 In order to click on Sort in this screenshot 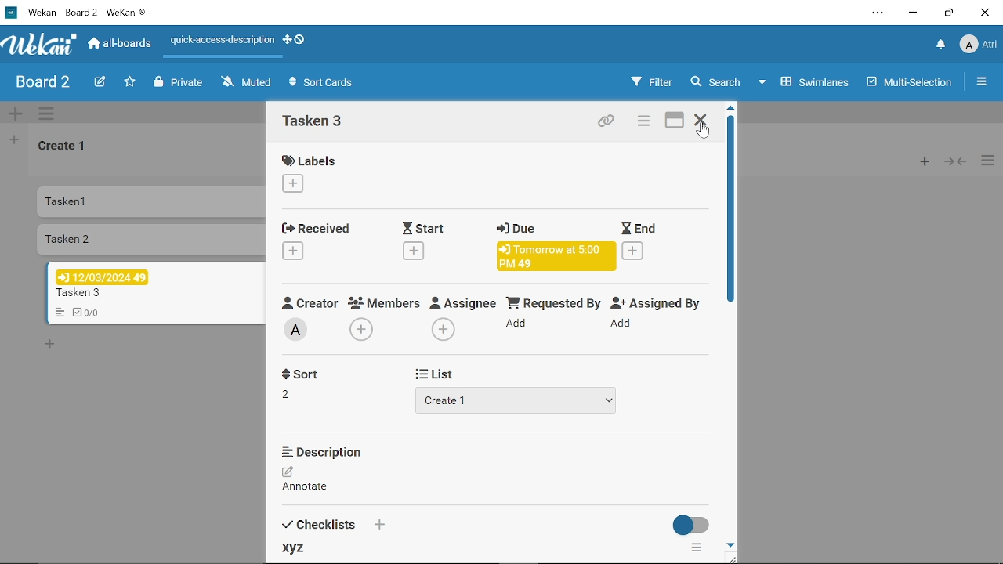, I will do `click(300, 374)`.